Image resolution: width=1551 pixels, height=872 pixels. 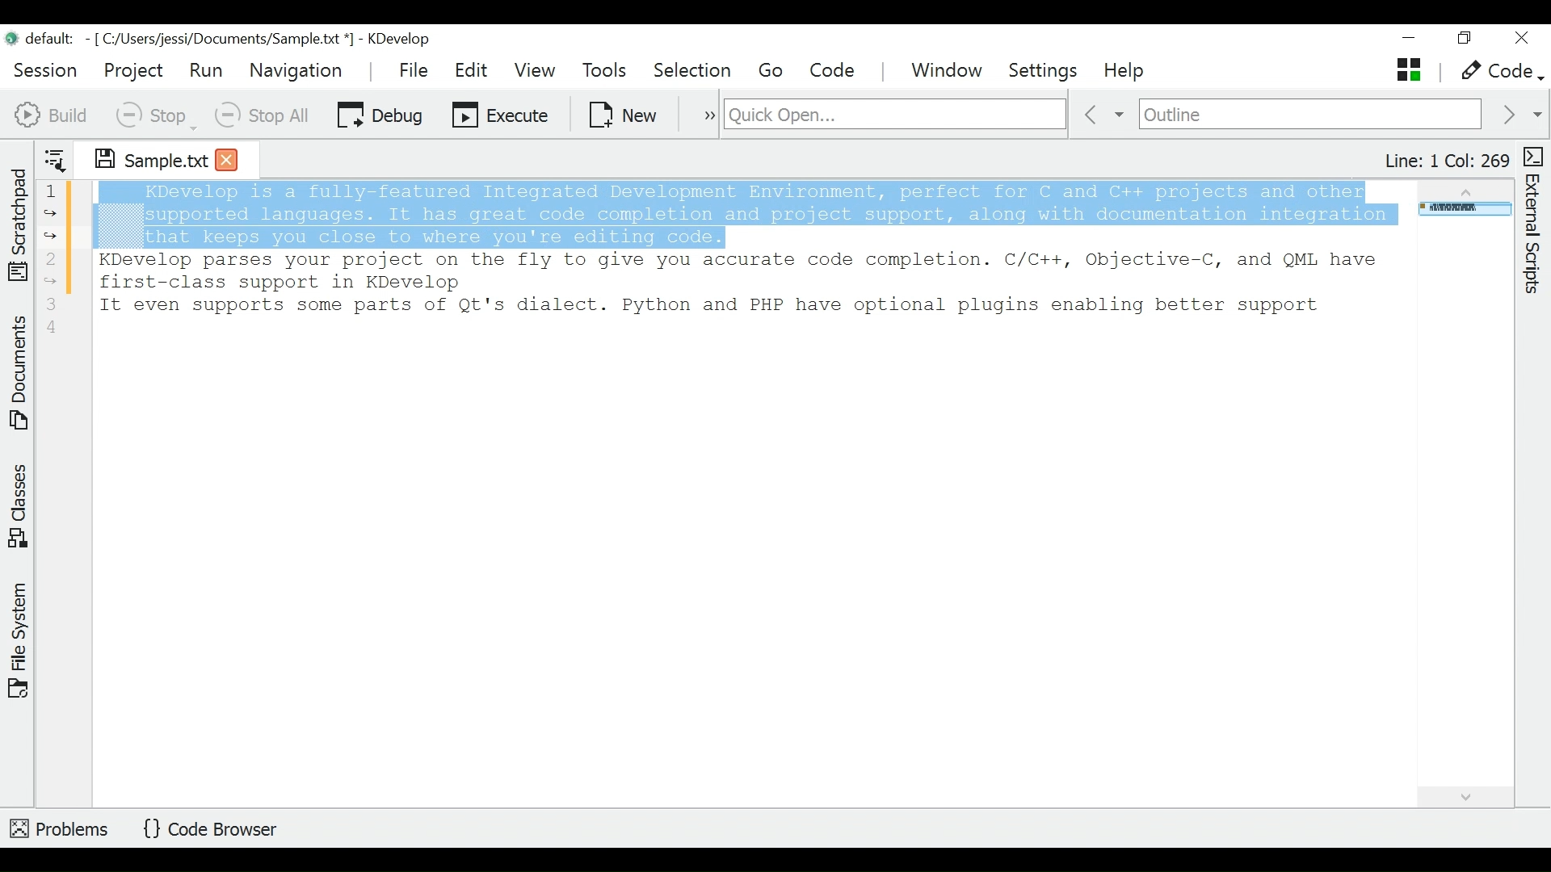 What do you see at coordinates (724, 214) in the screenshot?
I see `1 KDevelop is a fully-featured Integrated Development Environment, perfect for C and C++ projects and other supported languages. It has great code completion and project support, along with documentation integration that keeps you close to where you're editing code.` at bounding box center [724, 214].